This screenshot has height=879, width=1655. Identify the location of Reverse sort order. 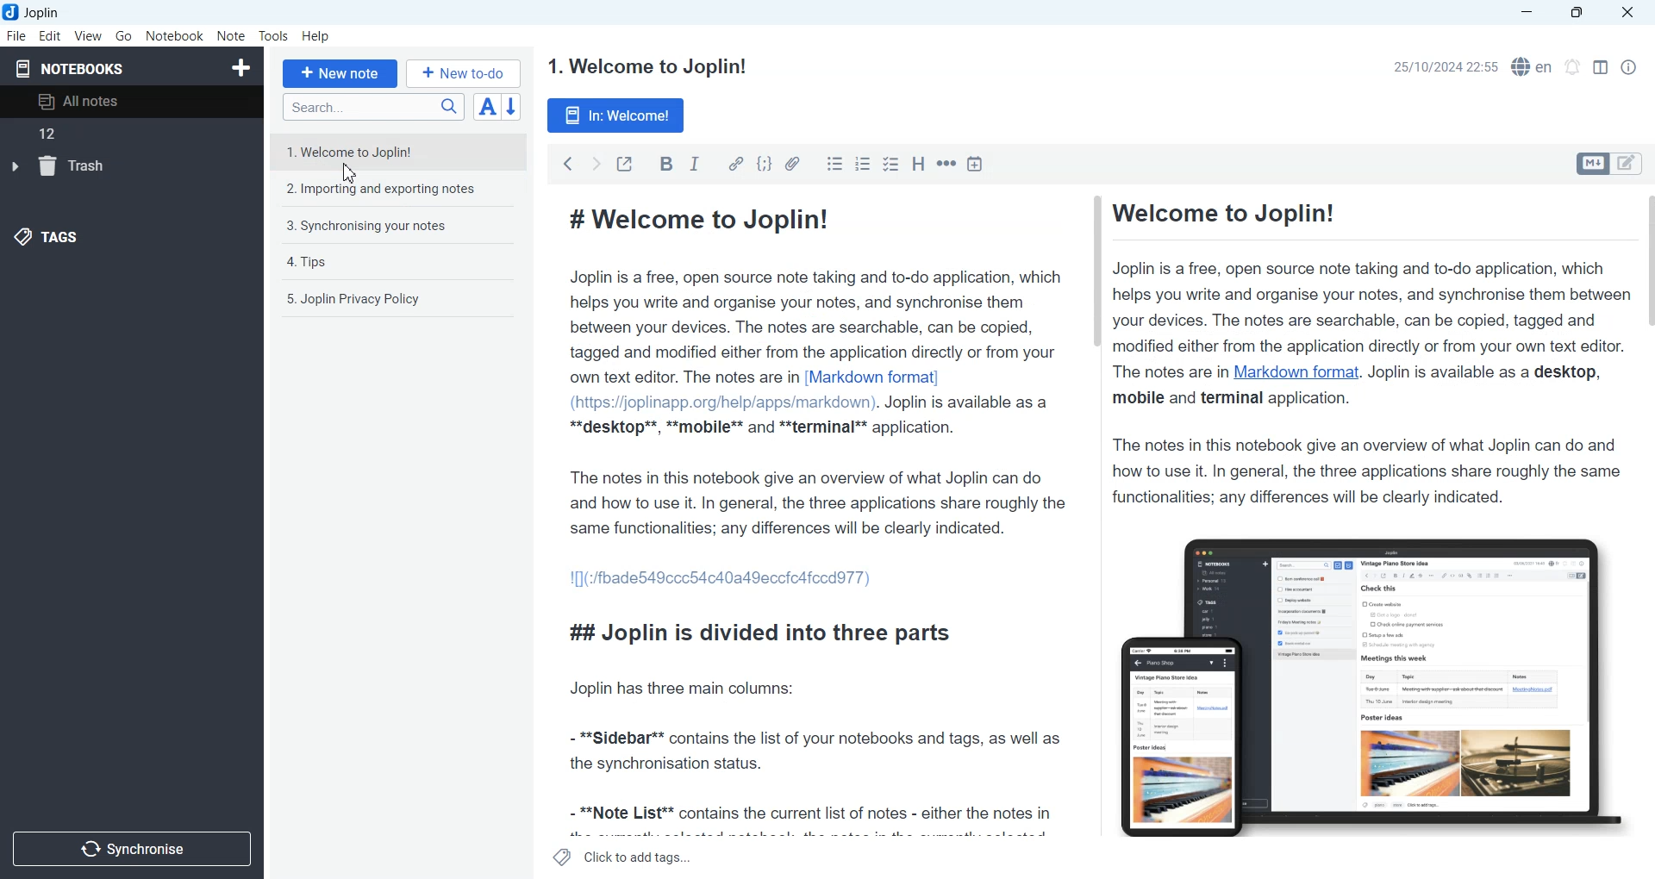
(514, 107).